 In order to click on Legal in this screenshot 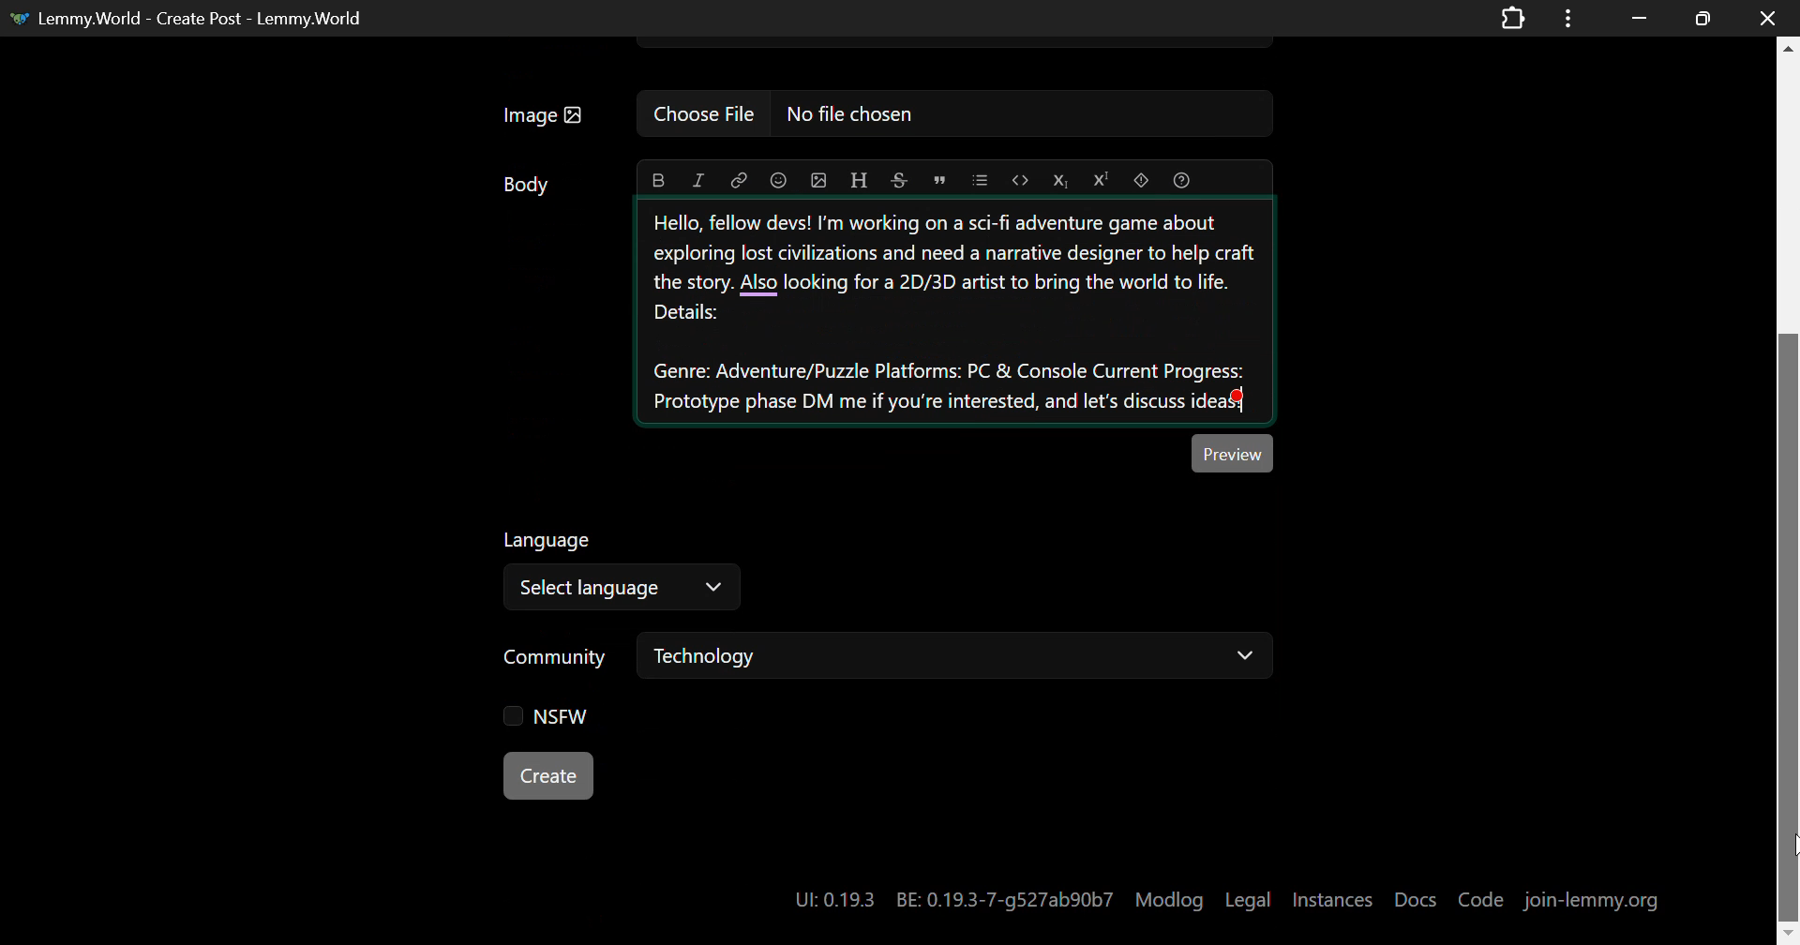, I will do `click(1251, 895)`.